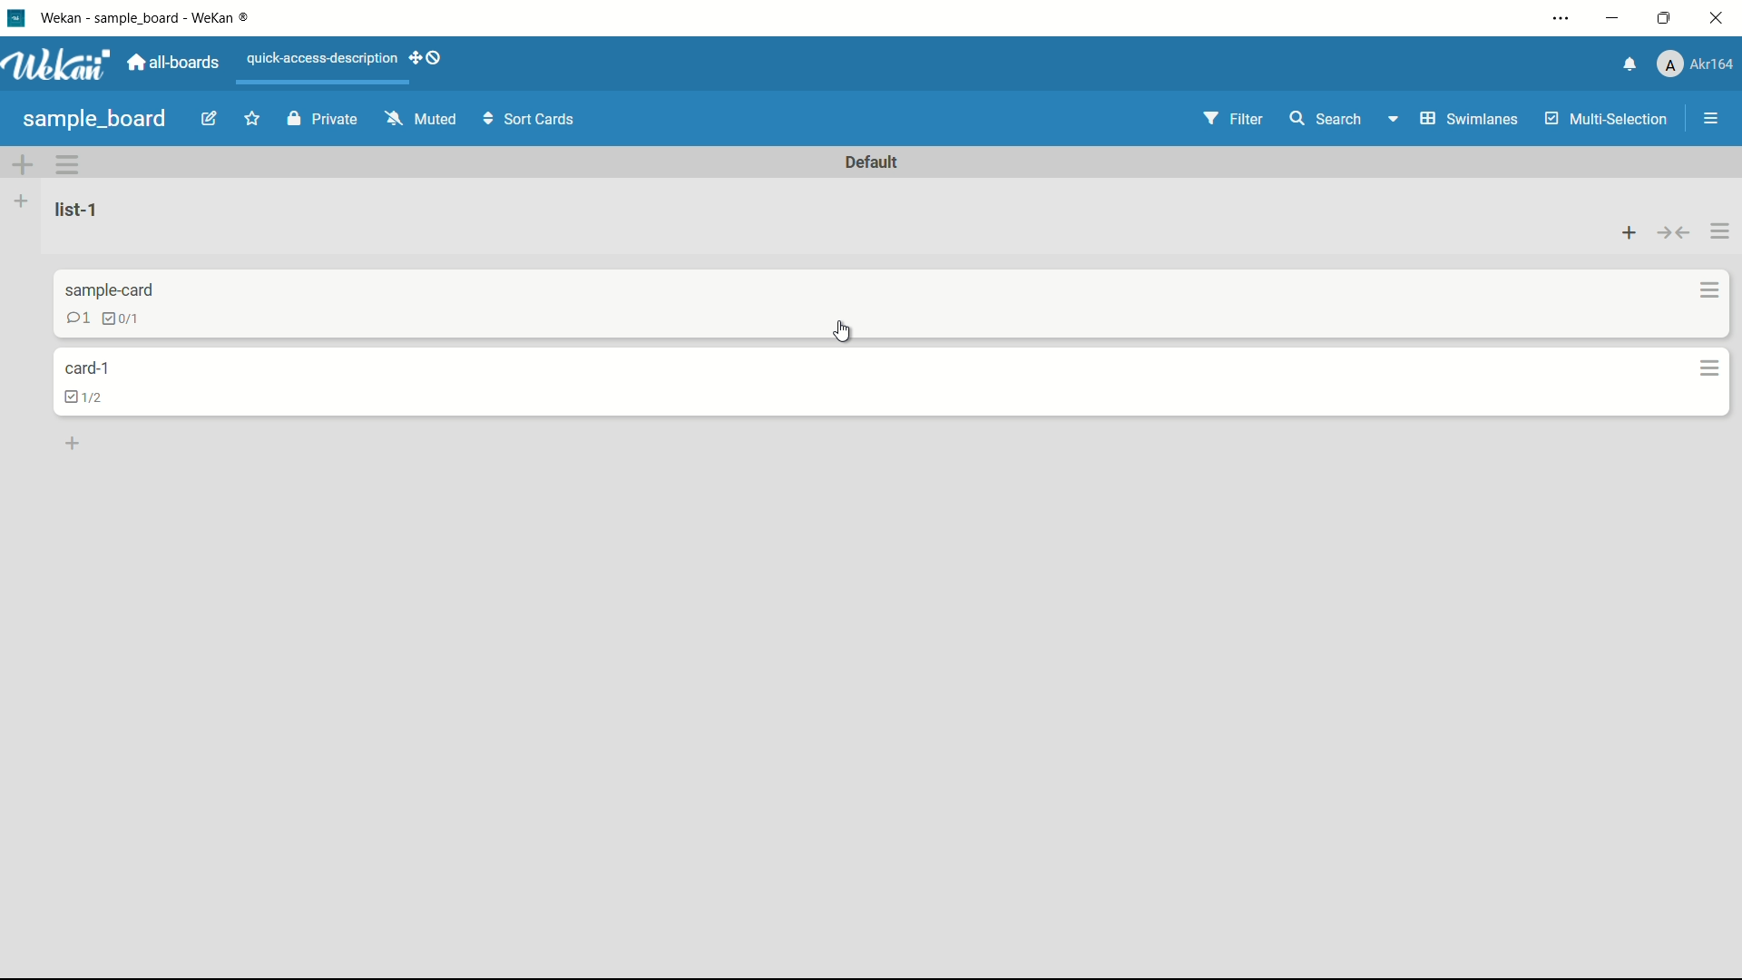 The width and height of the screenshot is (1742, 980). I want to click on checklist, so click(89, 397).